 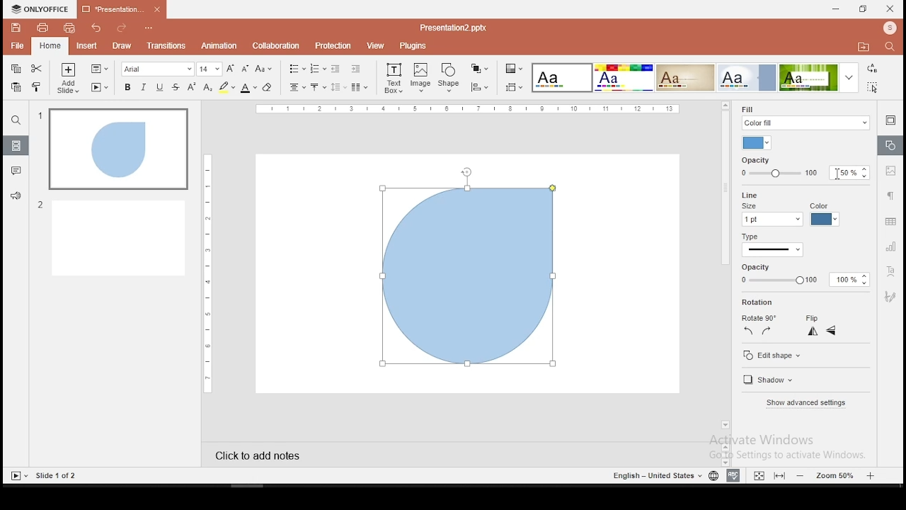 What do you see at coordinates (889, 146) in the screenshot?
I see `shape settings` at bounding box center [889, 146].